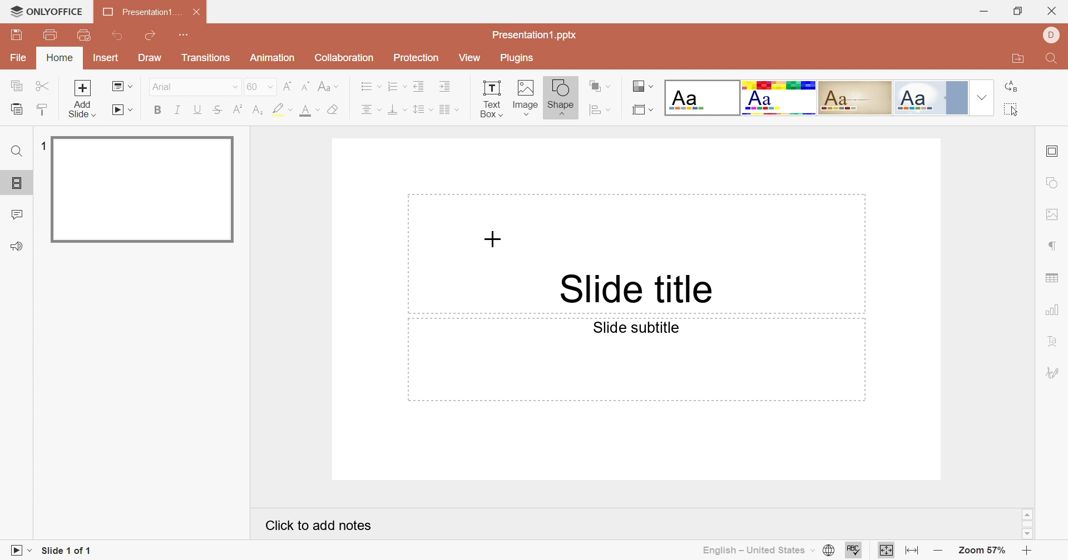 Image resolution: width=1068 pixels, height=560 pixels. What do you see at coordinates (194, 87) in the screenshot?
I see `Font` at bounding box center [194, 87].